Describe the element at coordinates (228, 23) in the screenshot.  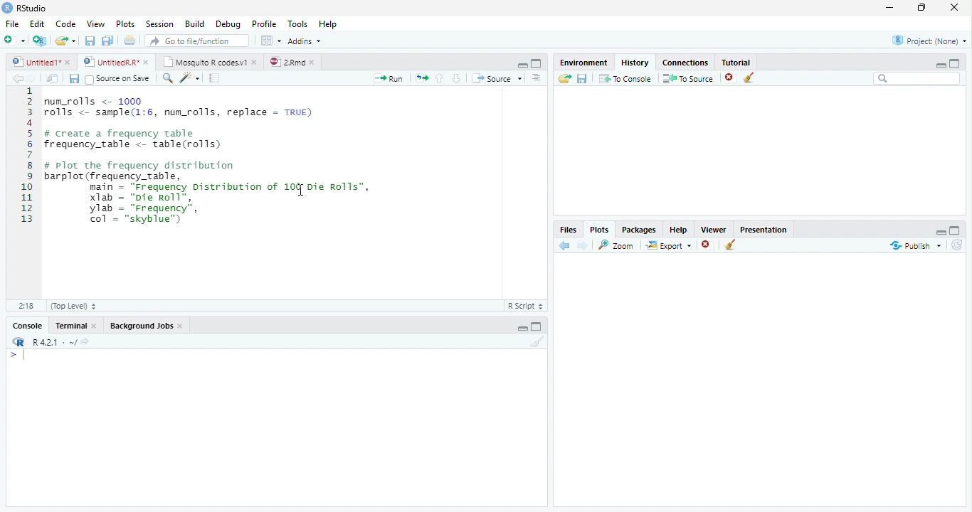
I see `Debug` at that location.